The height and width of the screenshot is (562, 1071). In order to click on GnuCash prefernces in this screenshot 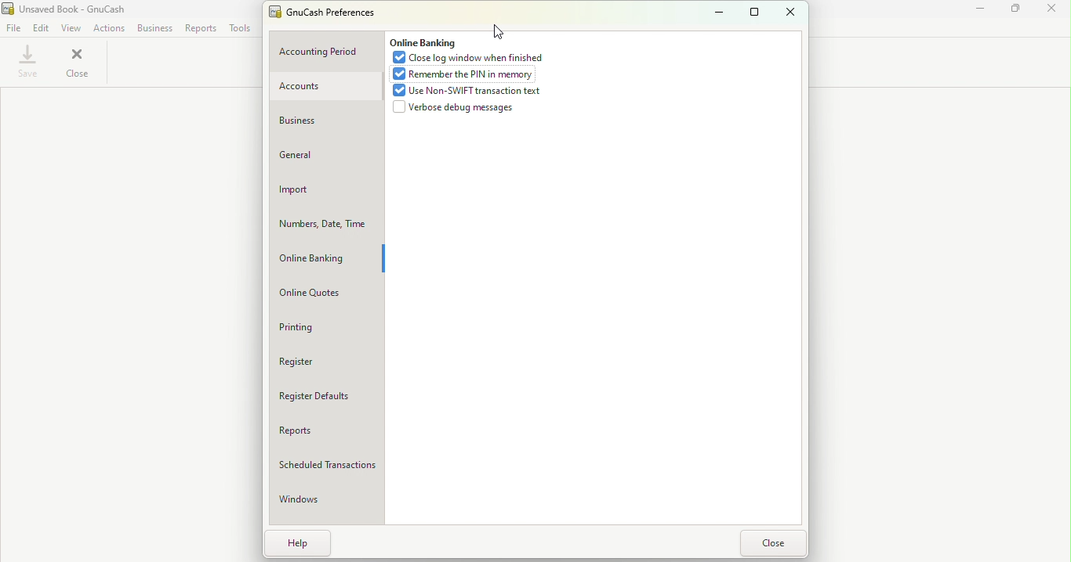, I will do `click(329, 13)`.